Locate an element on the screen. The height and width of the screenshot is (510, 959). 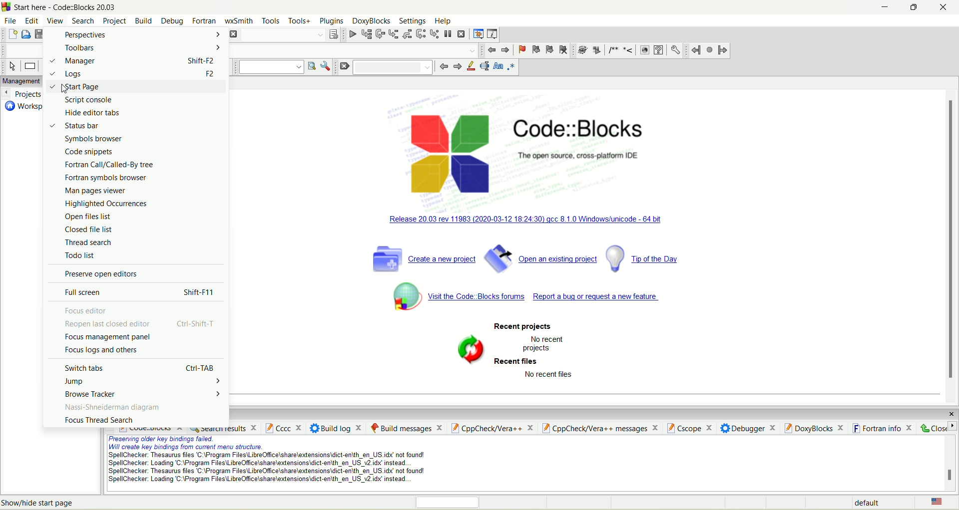
No recent files is located at coordinates (554, 375).